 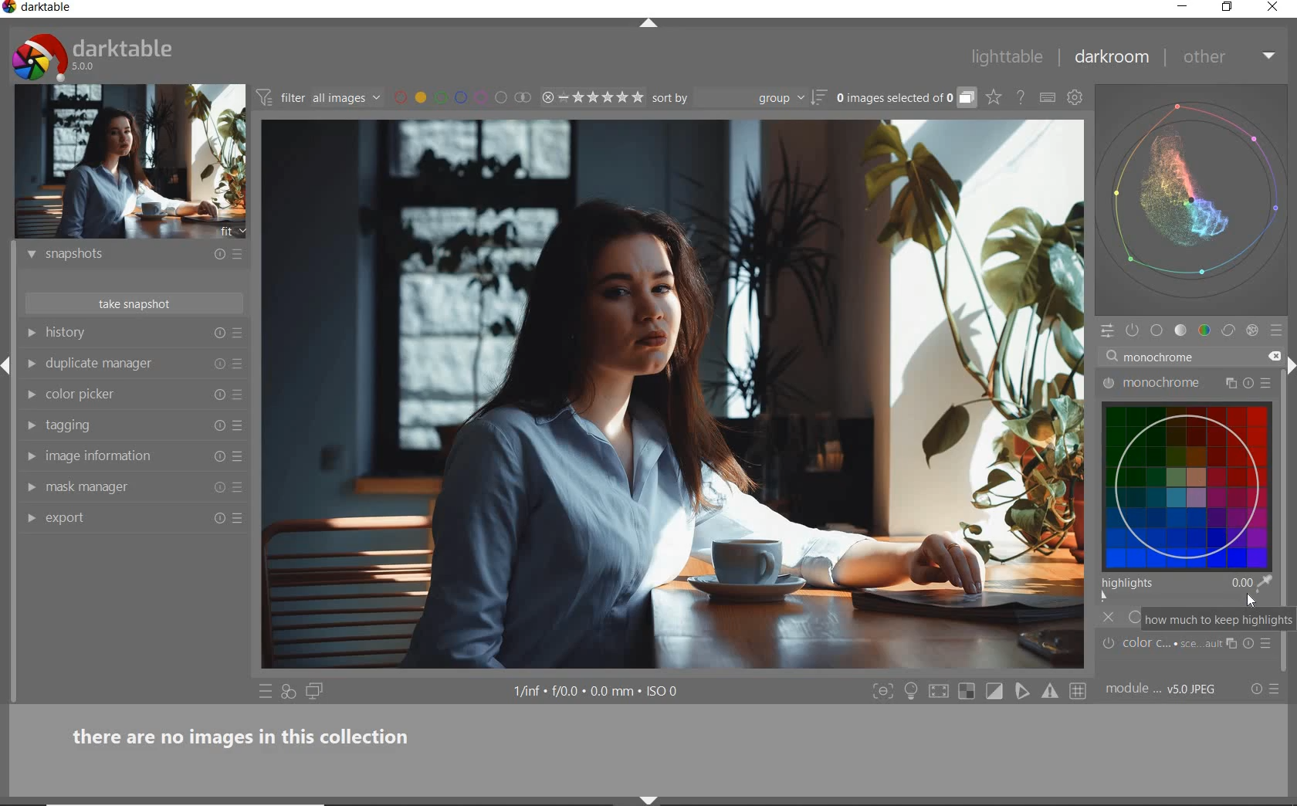 What do you see at coordinates (122, 257) in the screenshot?
I see `snapshots` at bounding box center [122, 257].